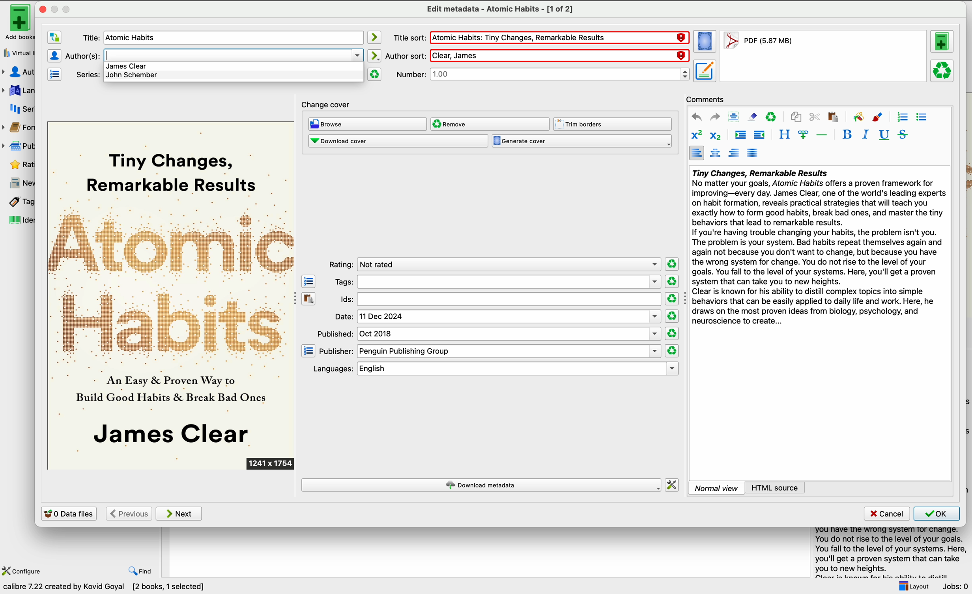 Image resolution: width=972 pixels, height=594 pixels. What do you see at coordinates (753, 153) in the screenshot?
I see `align justified` at bounding box center [753, 153].